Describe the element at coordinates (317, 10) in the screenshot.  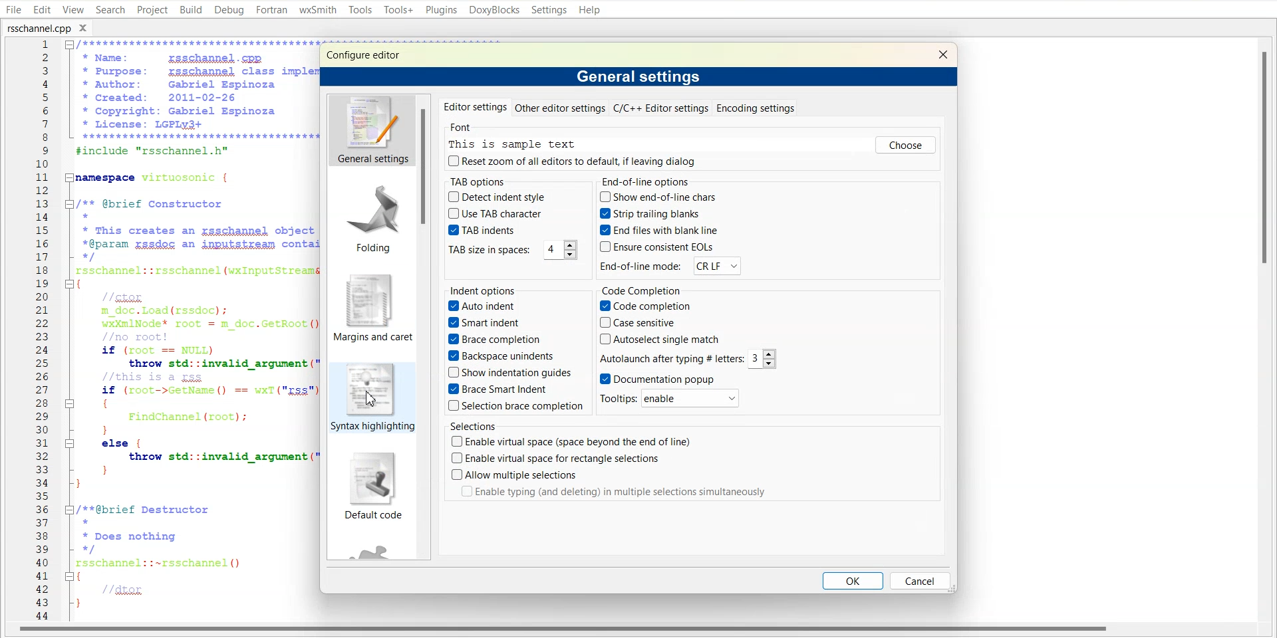
I see `wxSmith` at that location.